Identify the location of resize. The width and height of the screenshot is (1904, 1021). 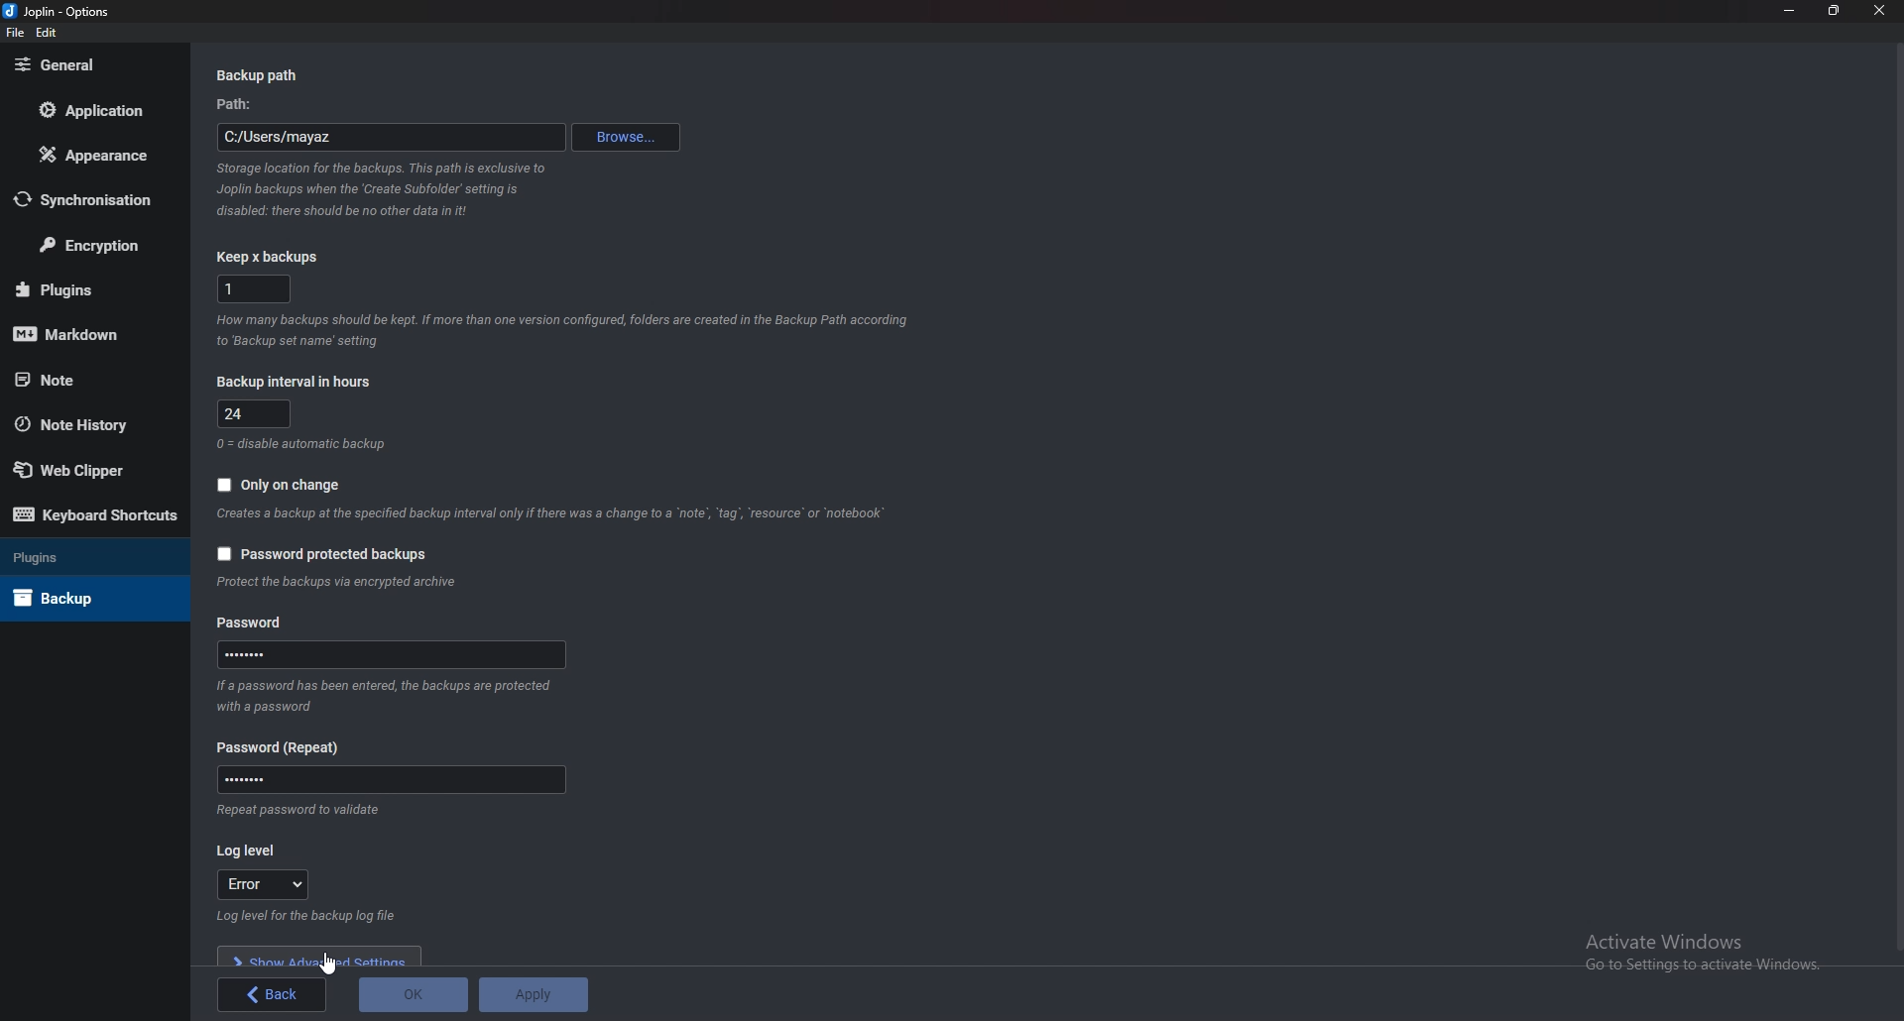
(1836, 10).